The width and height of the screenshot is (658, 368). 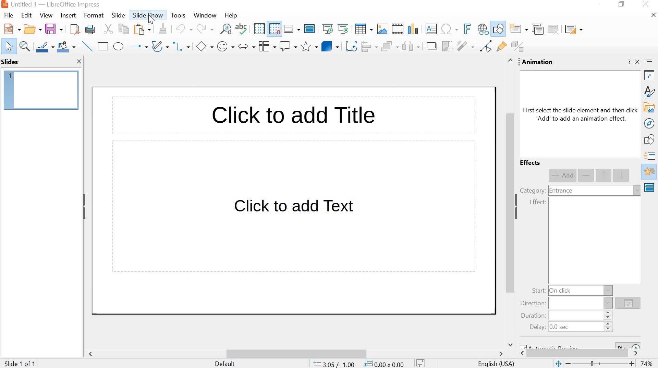 What do you see at coordinates (573, 29) in the screenshot?
I see `slide layout` at bounding box center [573, 29].